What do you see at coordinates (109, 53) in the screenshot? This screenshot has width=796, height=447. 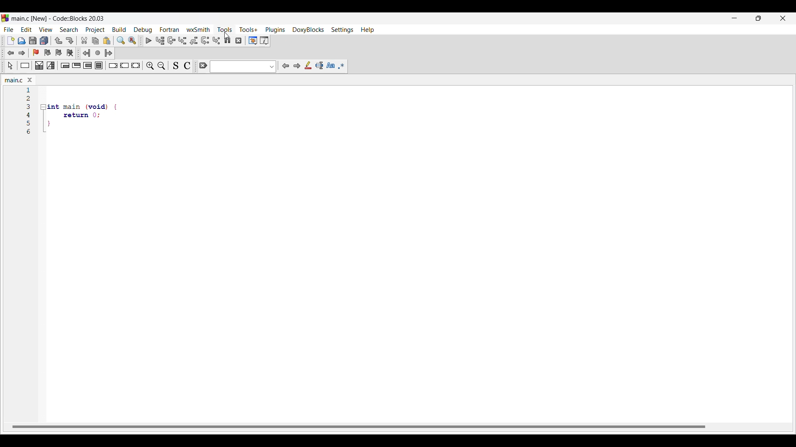 I see `Jump forward` at bounding box center [109, 53].